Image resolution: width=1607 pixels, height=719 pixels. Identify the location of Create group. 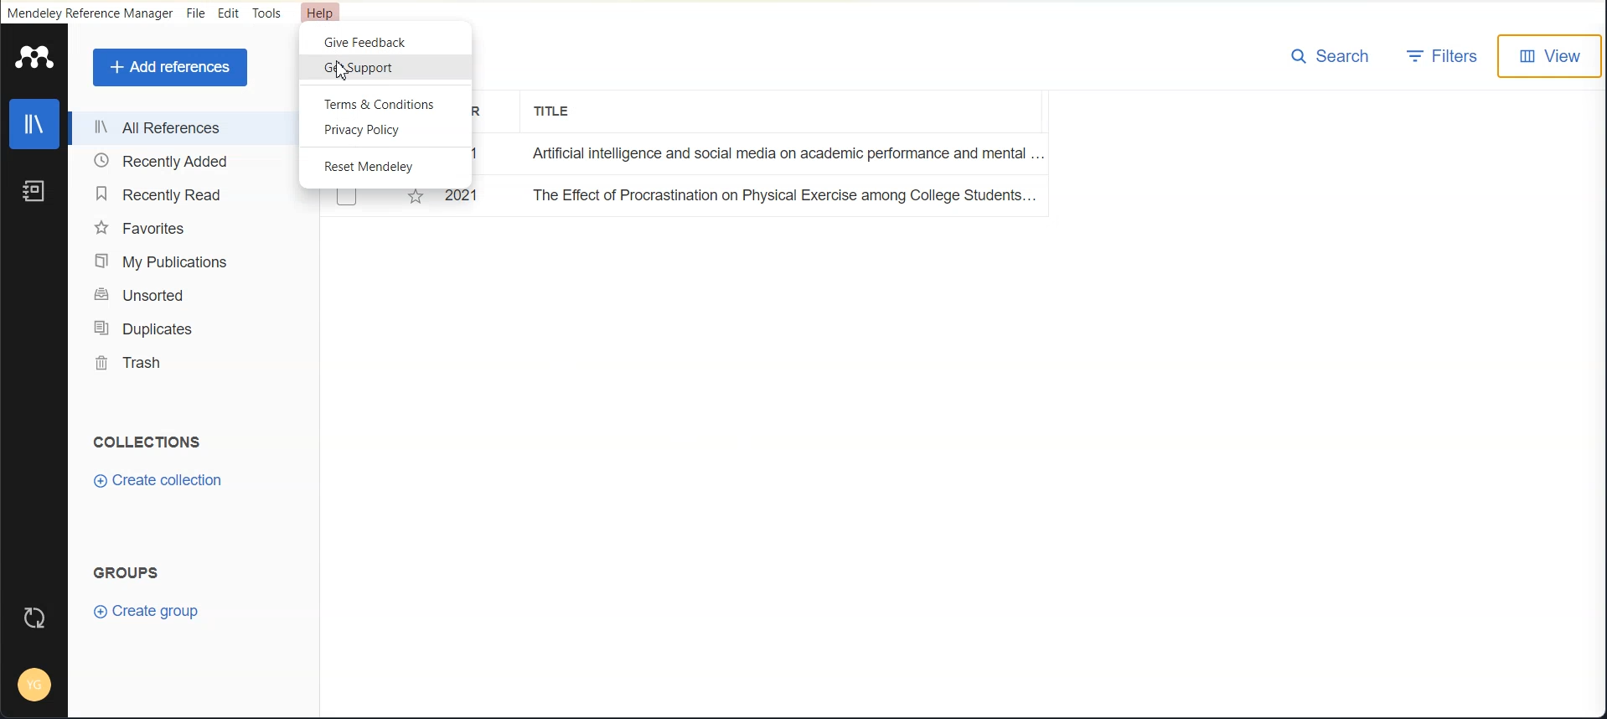
(150, 612).